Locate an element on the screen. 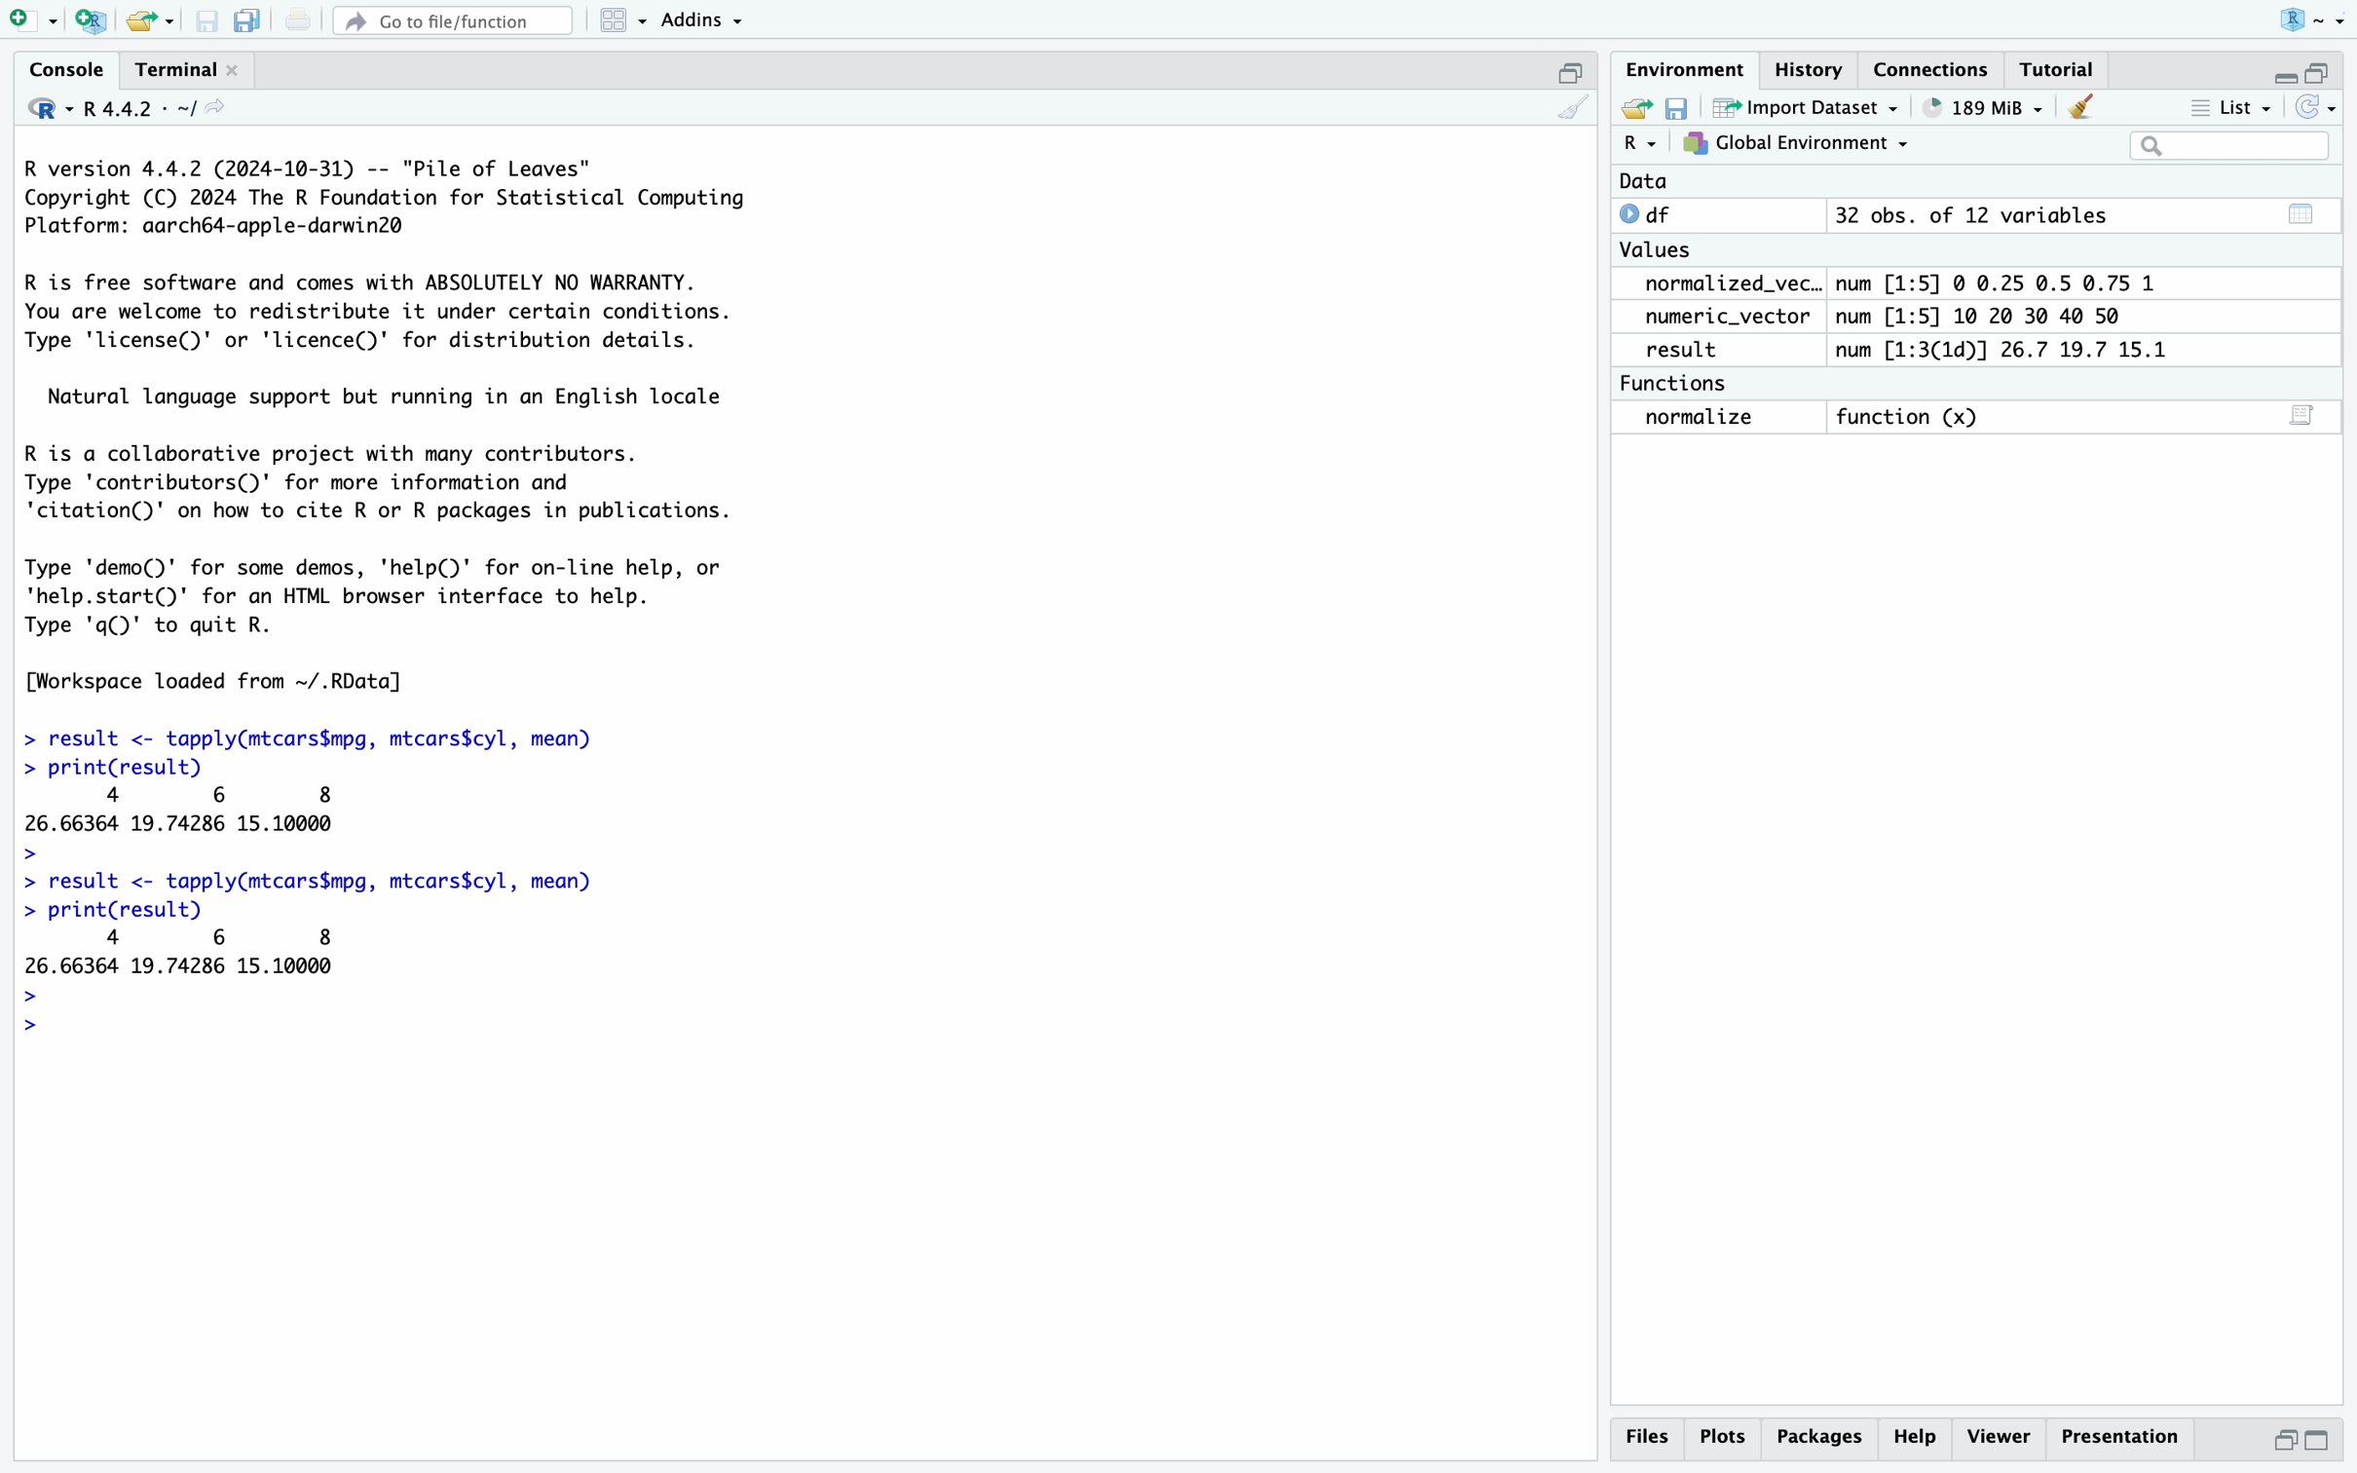 This screenshot has height=1473, width=2357. Save all open files is located at coordinates (247, 20).